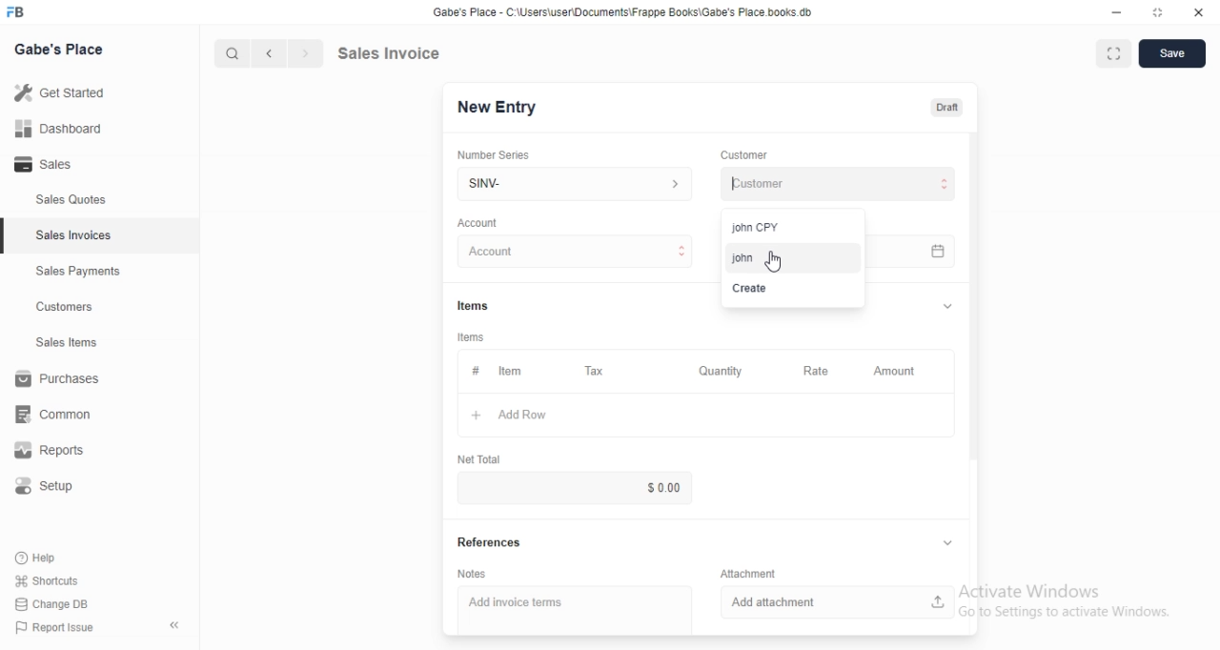  What do you see at coordinates (61, 200) in the screenshot?
I see `Sales Quotes` at bounding box center [61, 200].